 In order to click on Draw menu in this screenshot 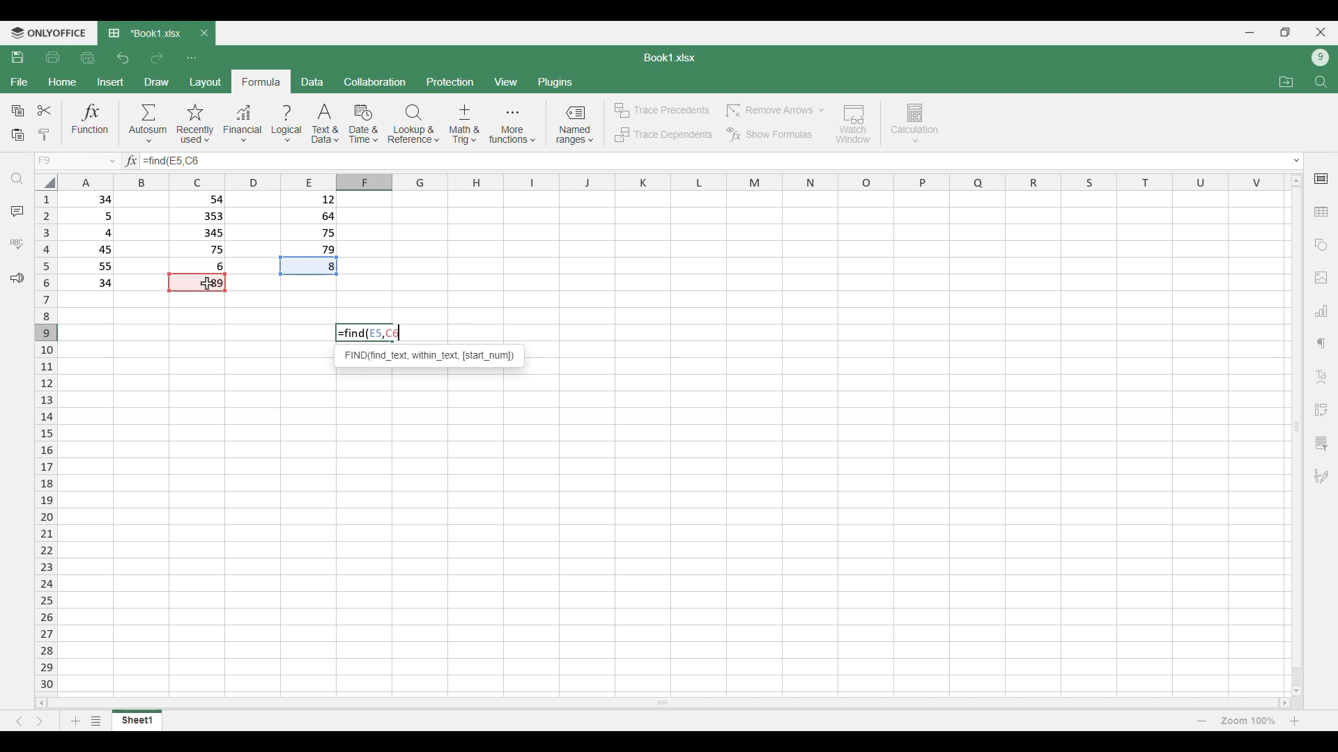, I will do `click(156, 82)`.